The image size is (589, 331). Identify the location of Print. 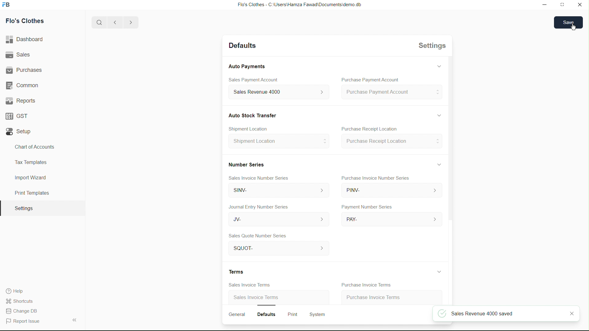
(292, 313).